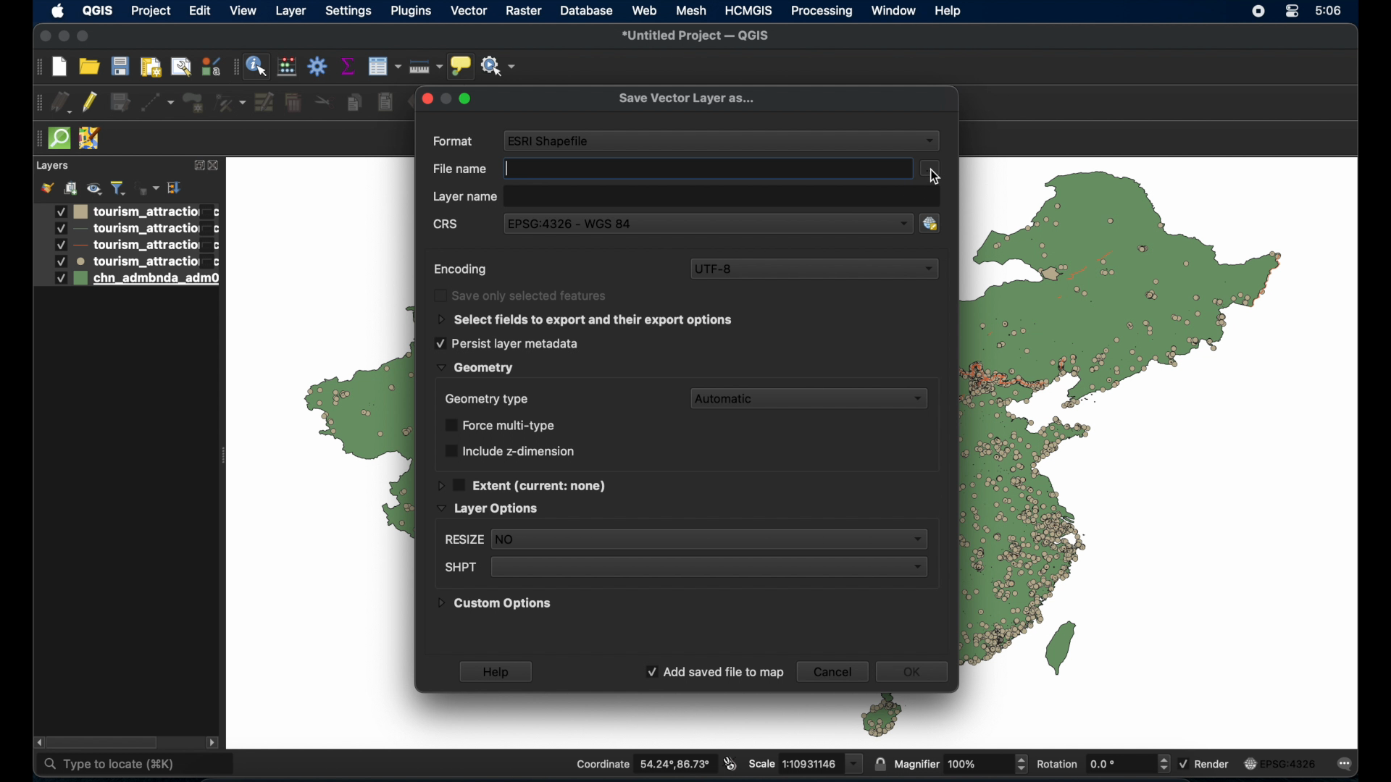  What do you see at coordinates (486, 398) in the screenshot?
I see `geometry type` at bounding box center [486, 398].